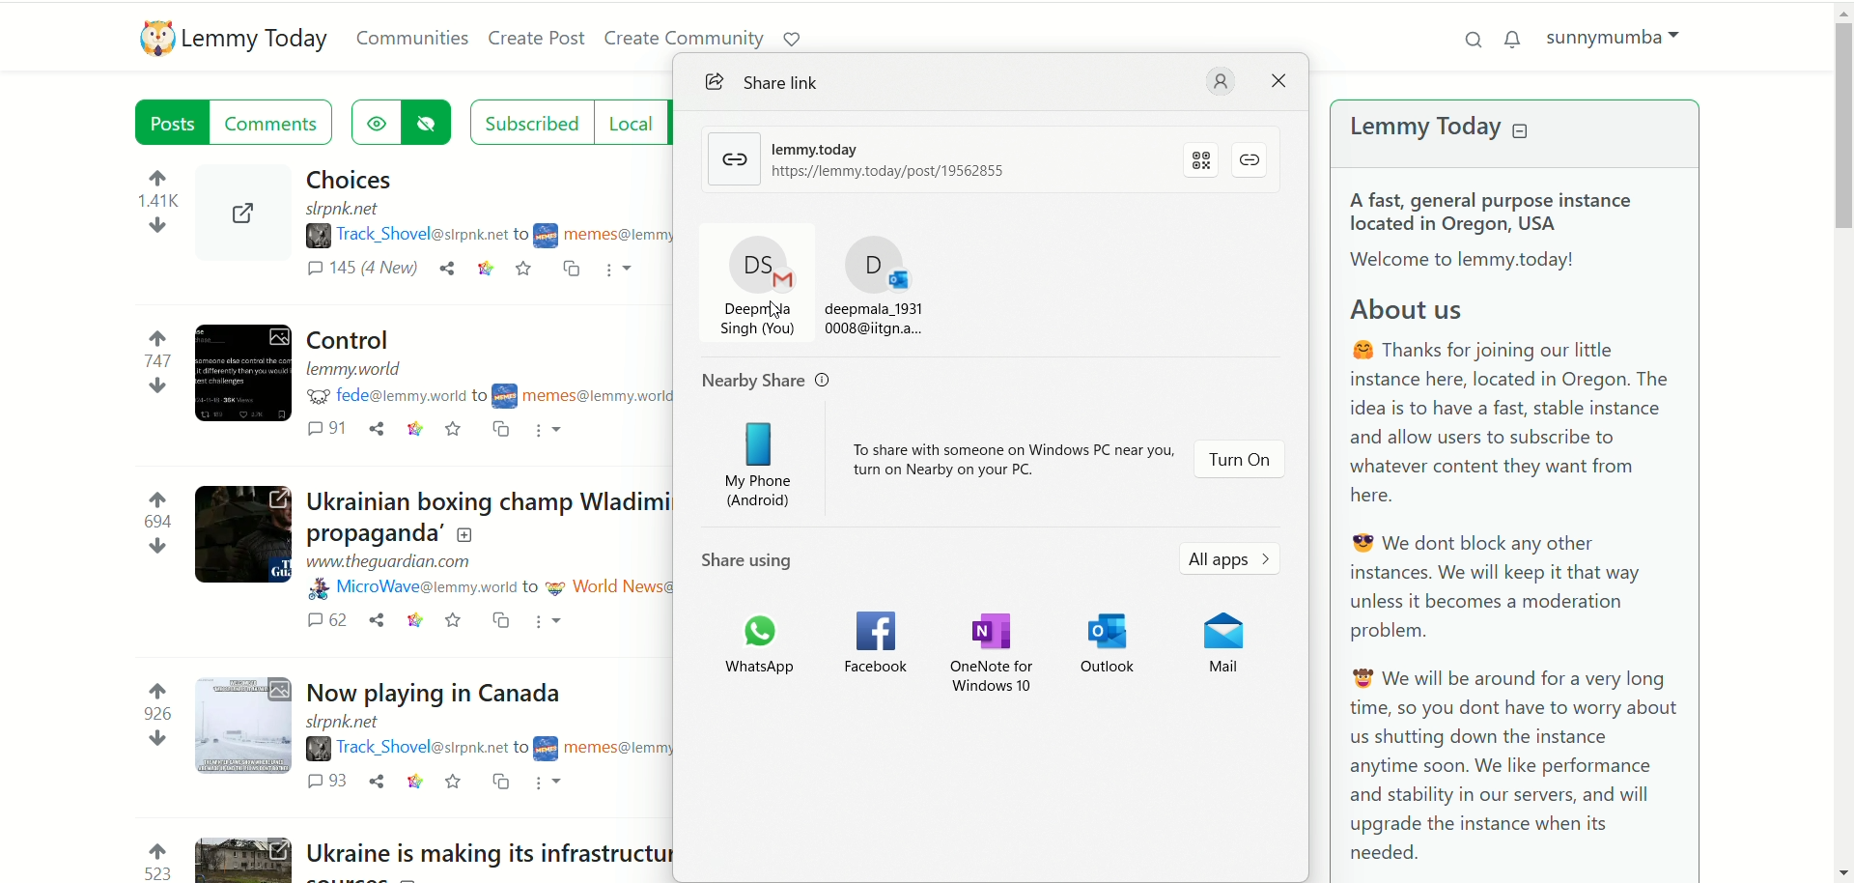  Describe the element at coordinates (1202, 159) in the screenshot. I see `QR code` at that location.